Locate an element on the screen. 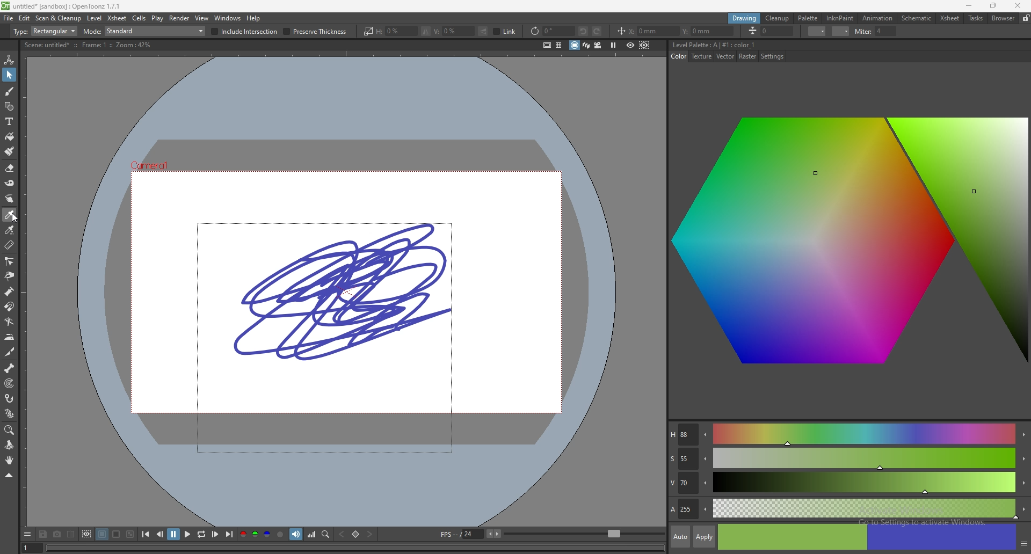 The width and height of the screenshot is (1031, 554). plastic tool is located at coordinates (10, 413).